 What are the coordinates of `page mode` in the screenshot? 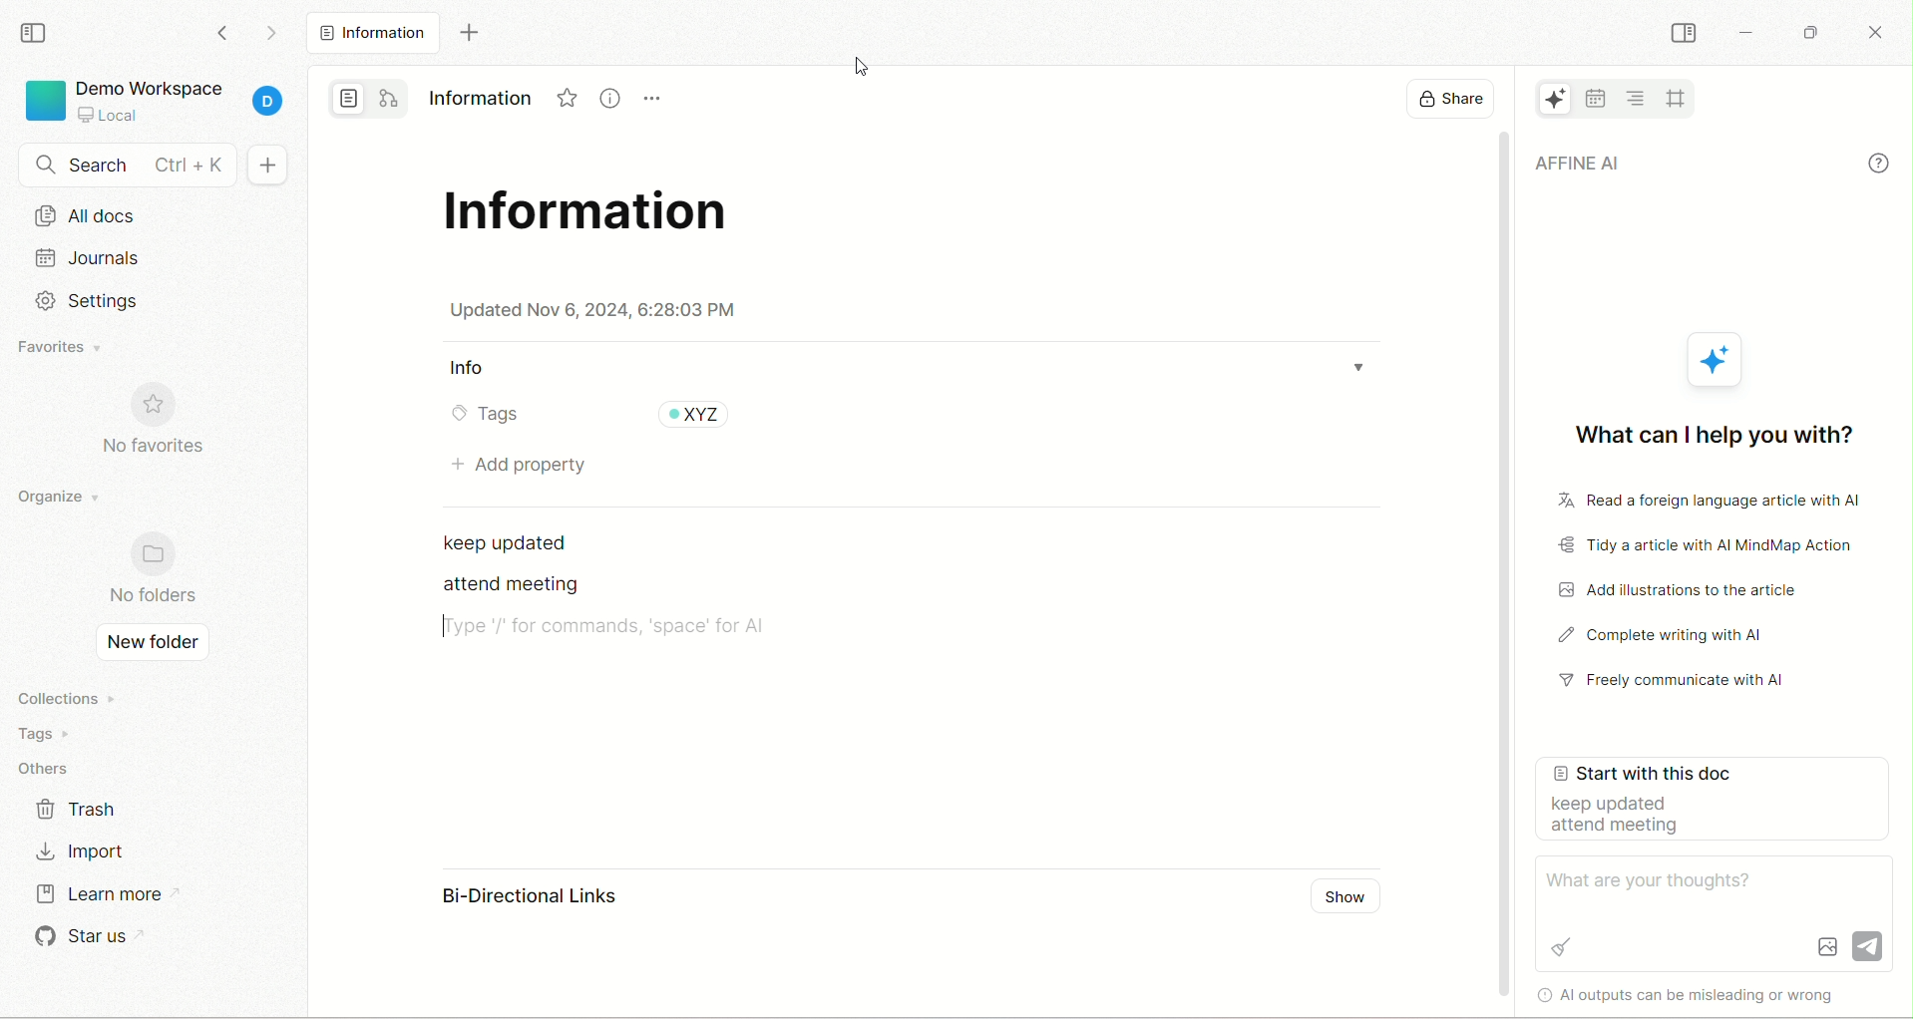 It's located at (347, 99).